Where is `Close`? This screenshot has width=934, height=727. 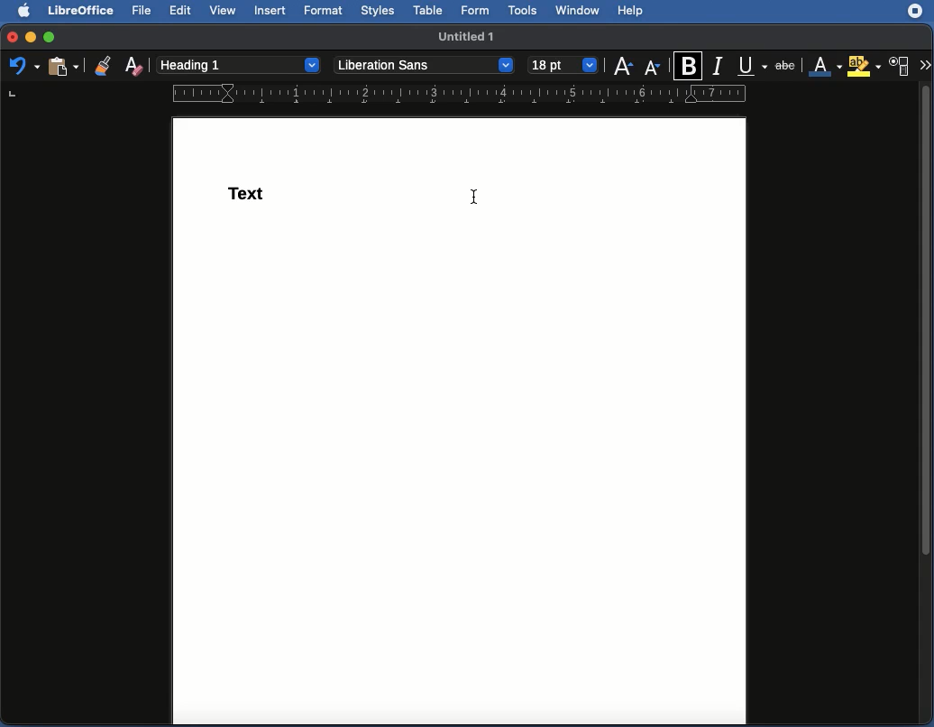 Close is located at coordinates (11, 37).